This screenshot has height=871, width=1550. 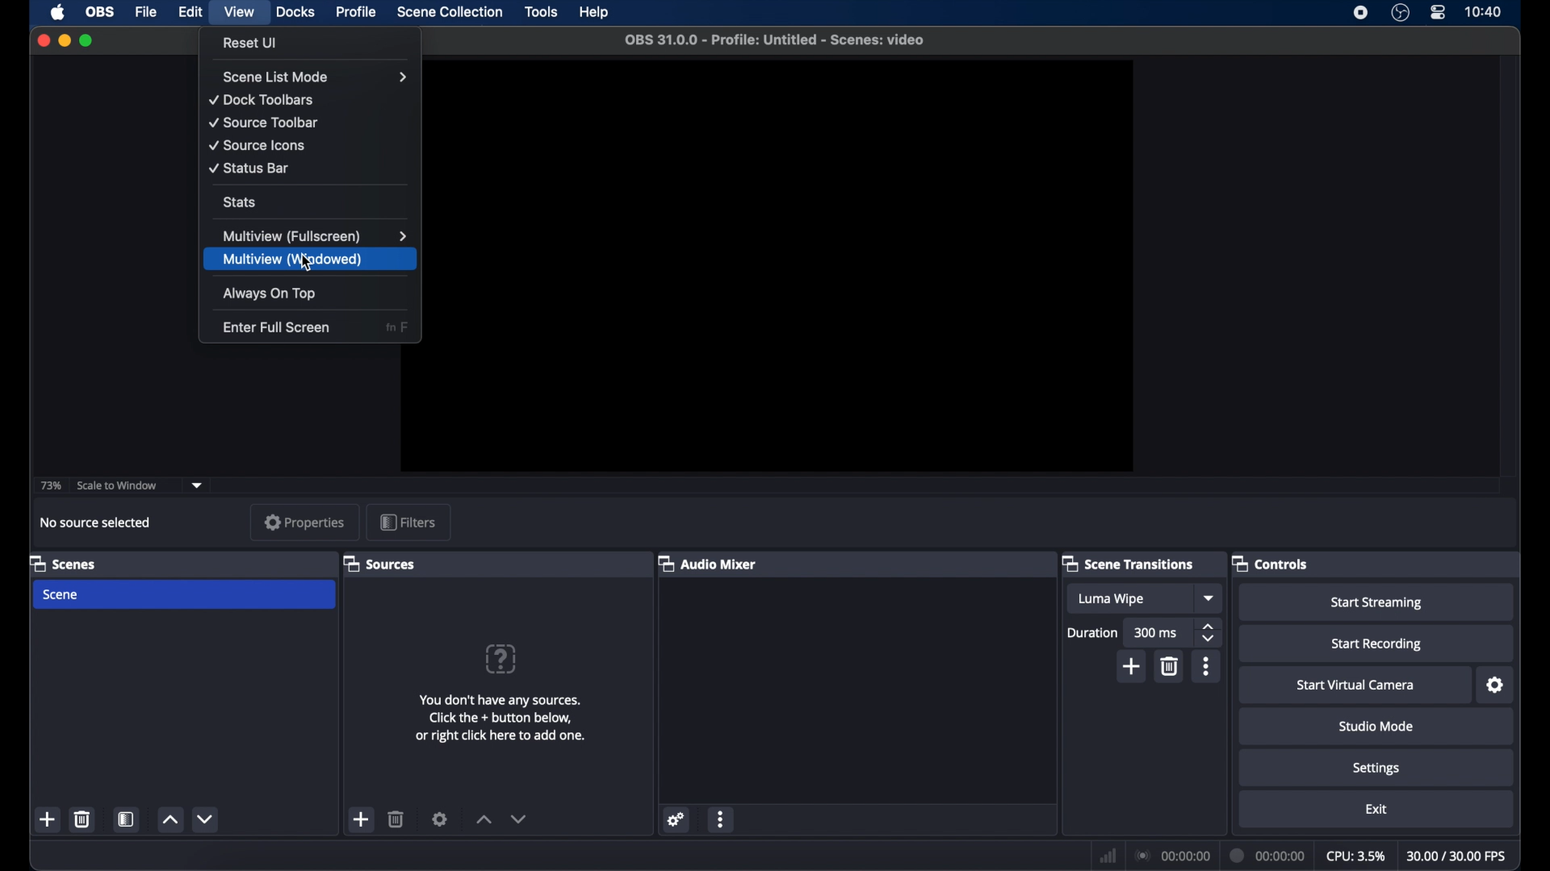 I want to click on sources, so click(x=381, y=563).